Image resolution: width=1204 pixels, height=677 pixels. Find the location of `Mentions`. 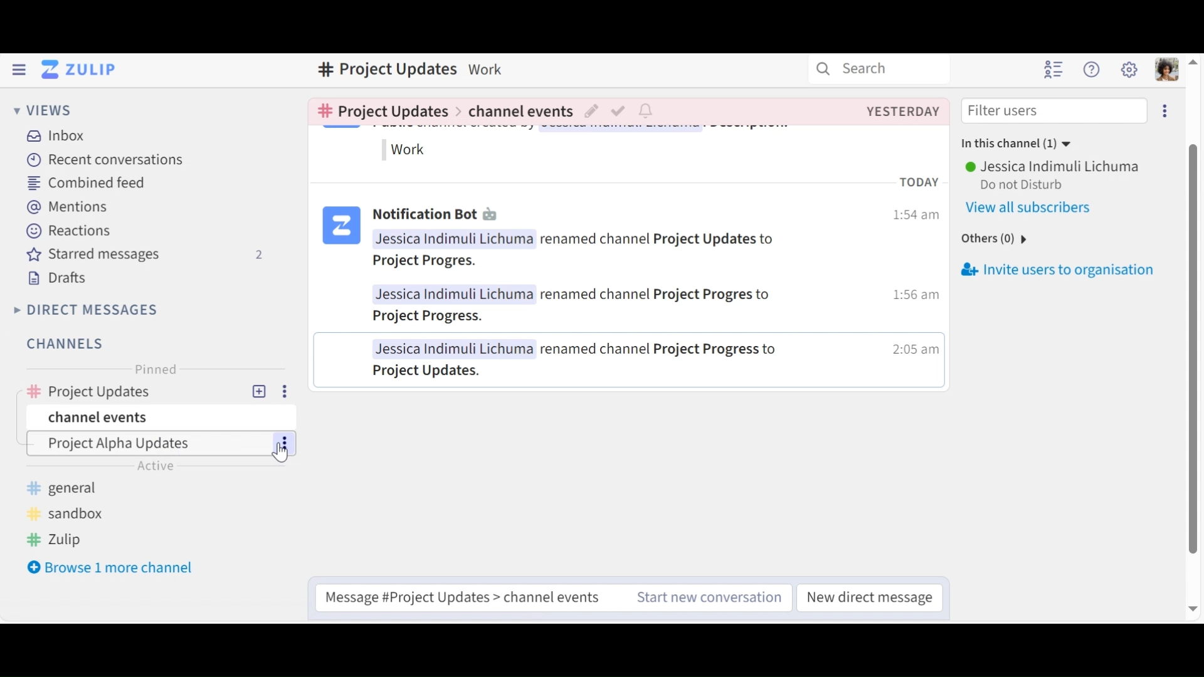

Mentions is located at coordinates (66, 206).